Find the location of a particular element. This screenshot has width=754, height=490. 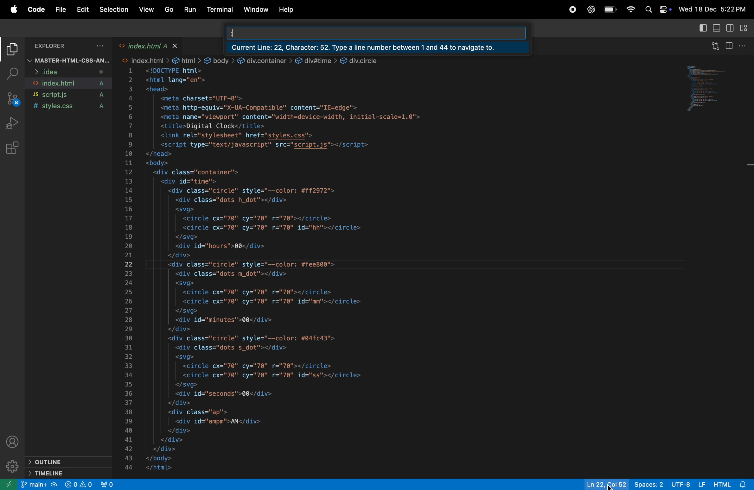

customize layout is located at coordinates (744, 29).